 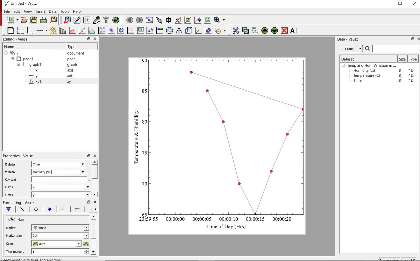 What do you see at coordinates (228, 136) in the screenshot?
I see `Graph` at bounding box center [228, 136].